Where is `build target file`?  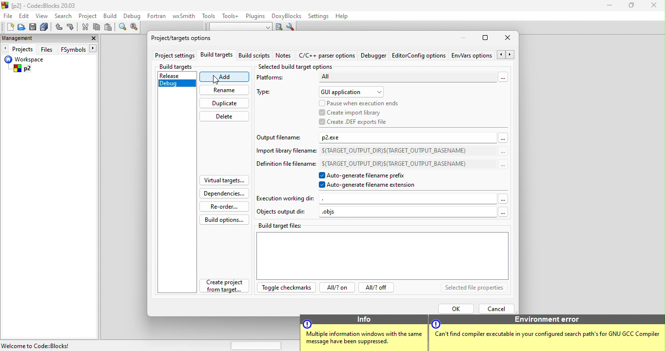
build target file is located at coordinates (381, 252).